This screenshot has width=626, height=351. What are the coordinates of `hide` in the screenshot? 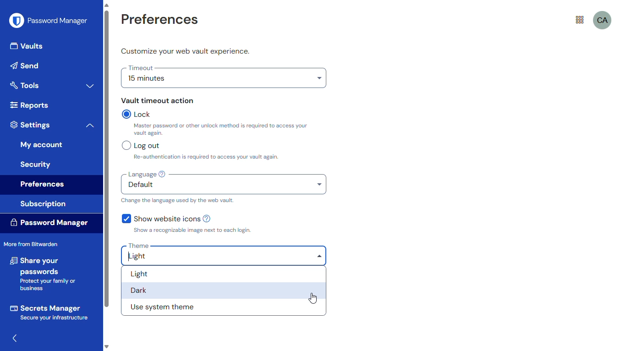 It's located at (15, 338).